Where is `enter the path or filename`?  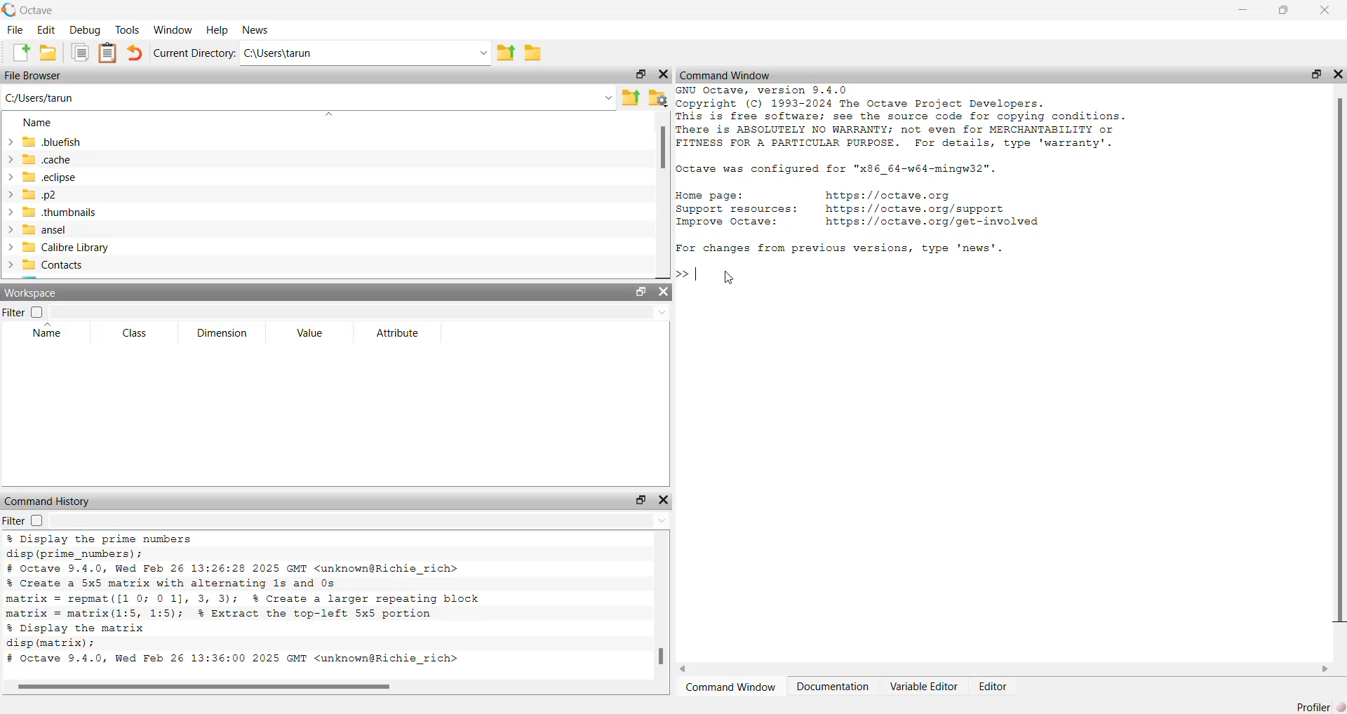
enter the path or filename is located at coordinates (307, 97).